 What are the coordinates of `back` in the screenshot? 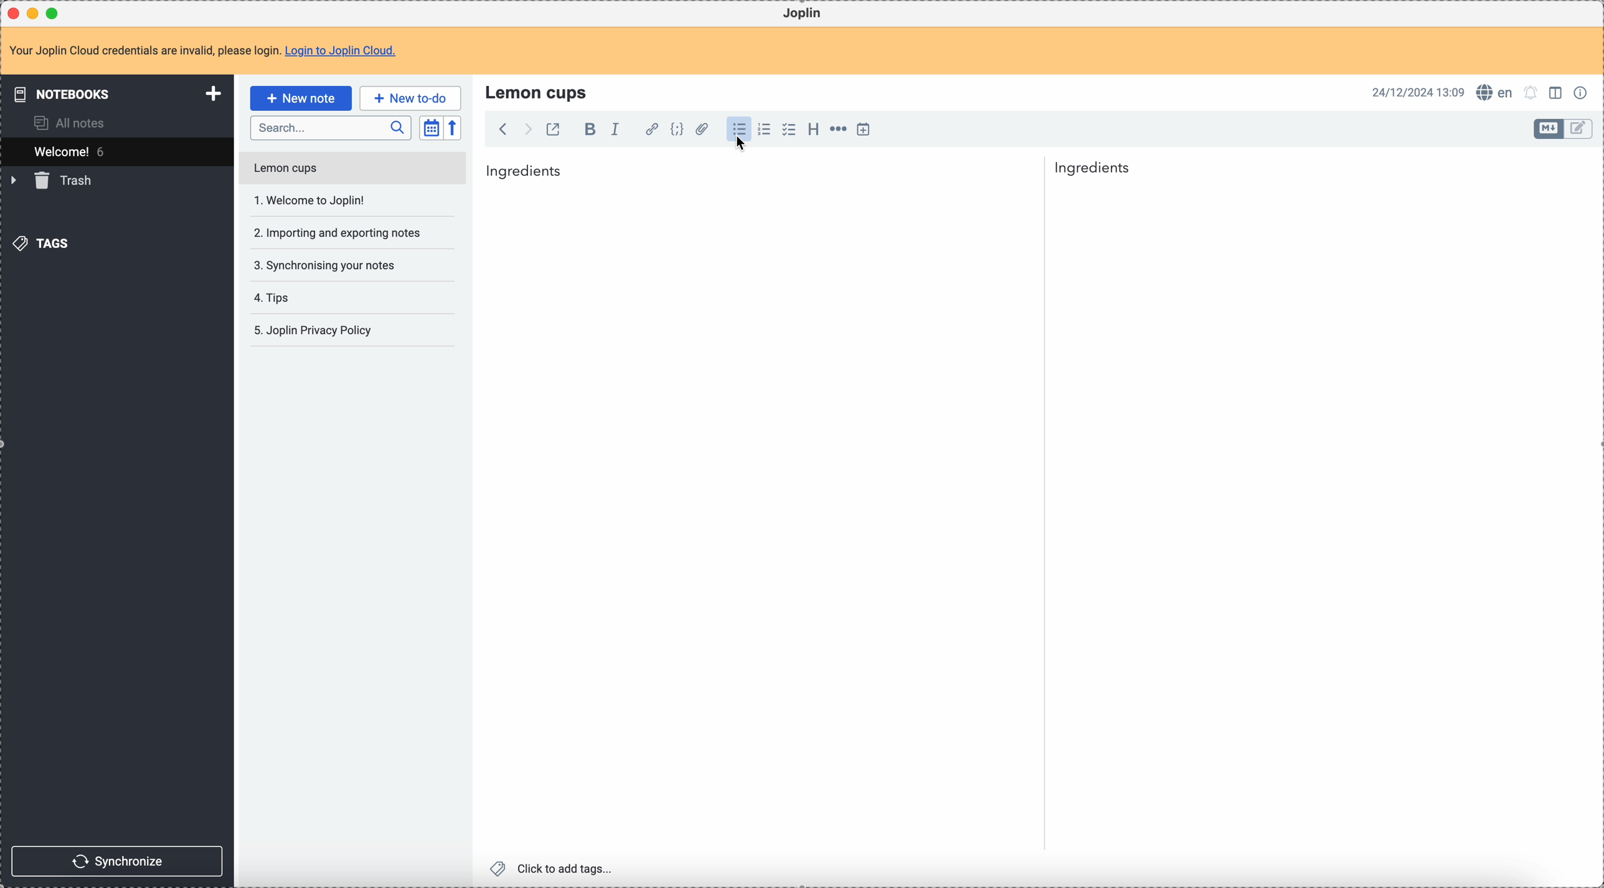 It's located at (502, 129).